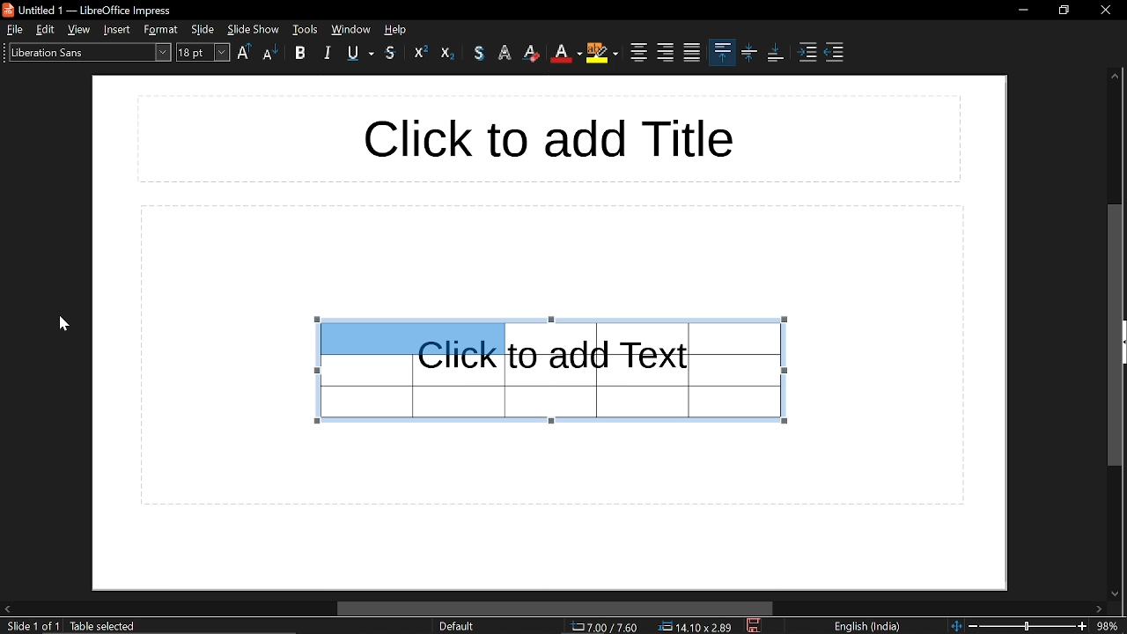  What do you see at coordinates (92, 9) in the screenshot?
I see `untitled 1- libreoffice impress` at bounding box center [92, 9].